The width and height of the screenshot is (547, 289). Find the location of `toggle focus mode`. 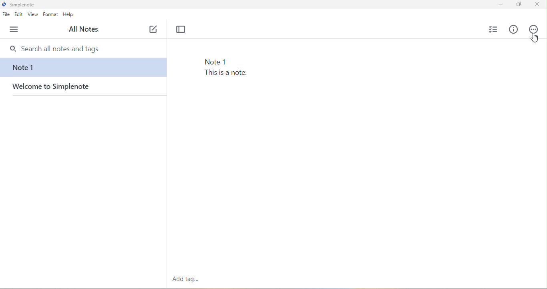

toggle focus mode is located at coordinates (181, 30).